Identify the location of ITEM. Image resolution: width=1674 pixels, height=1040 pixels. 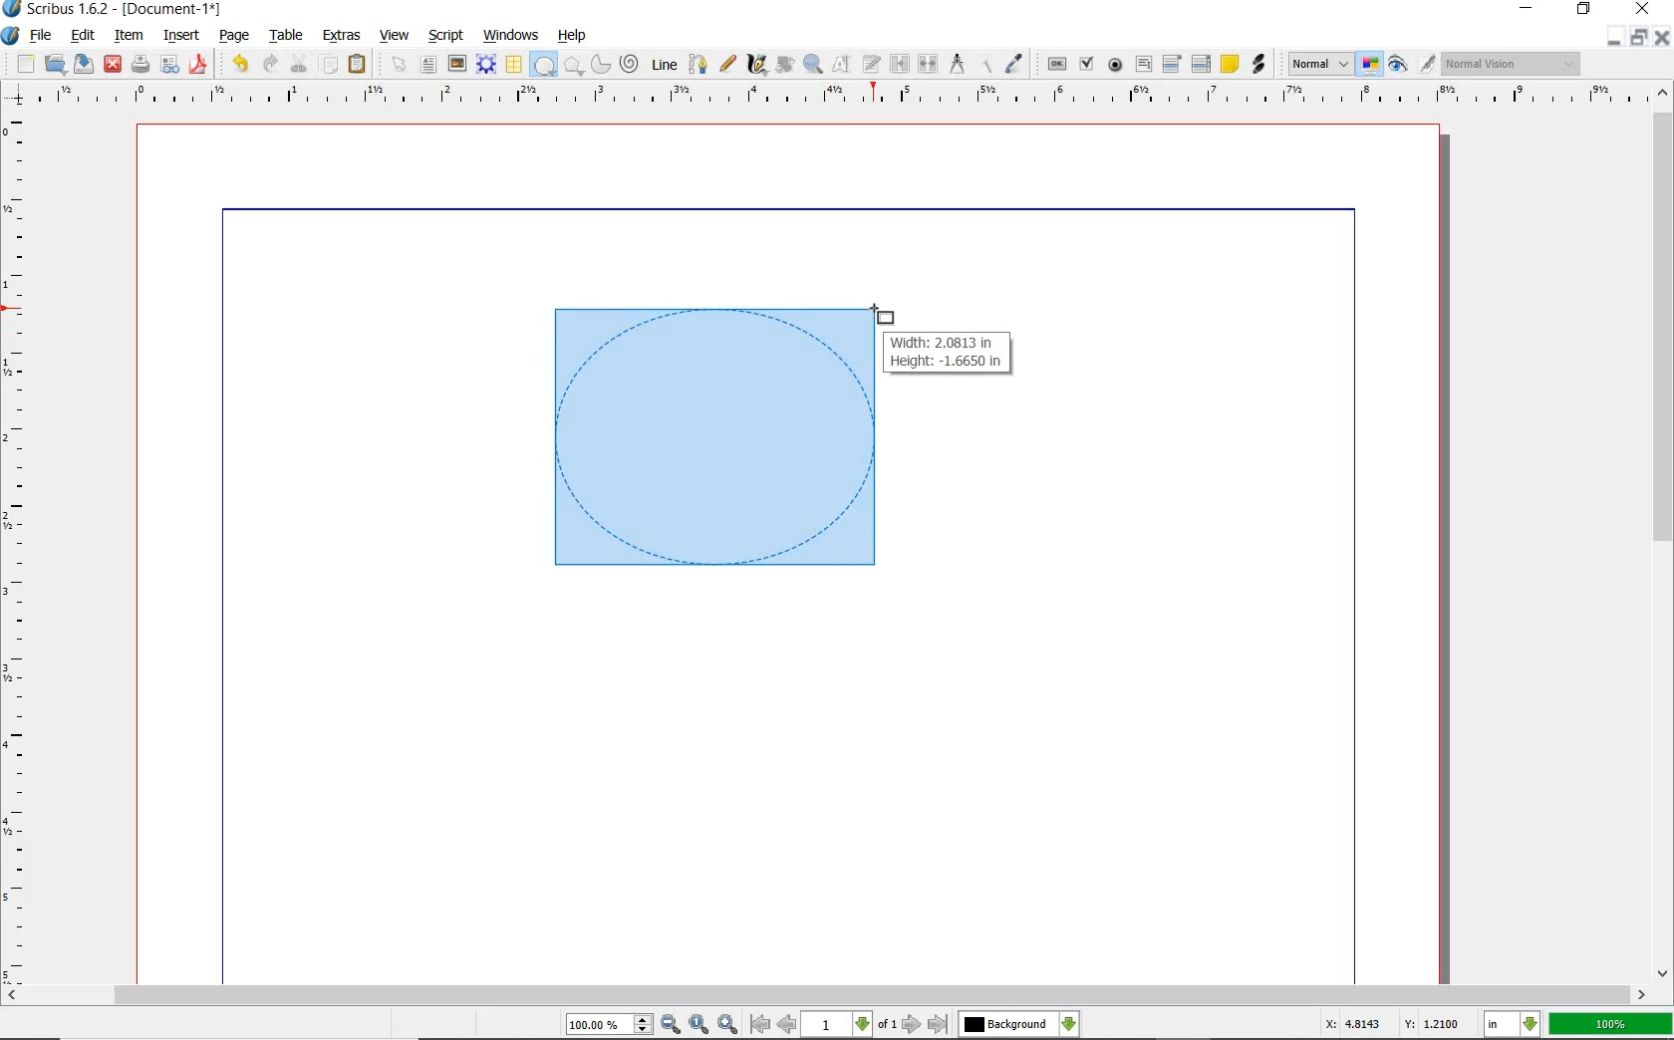
(130, 34).